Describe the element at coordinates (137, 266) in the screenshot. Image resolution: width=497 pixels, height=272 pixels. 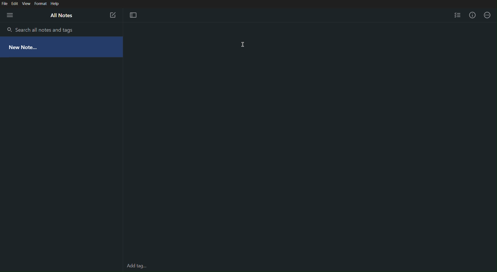
I see `Add tag` at that location.